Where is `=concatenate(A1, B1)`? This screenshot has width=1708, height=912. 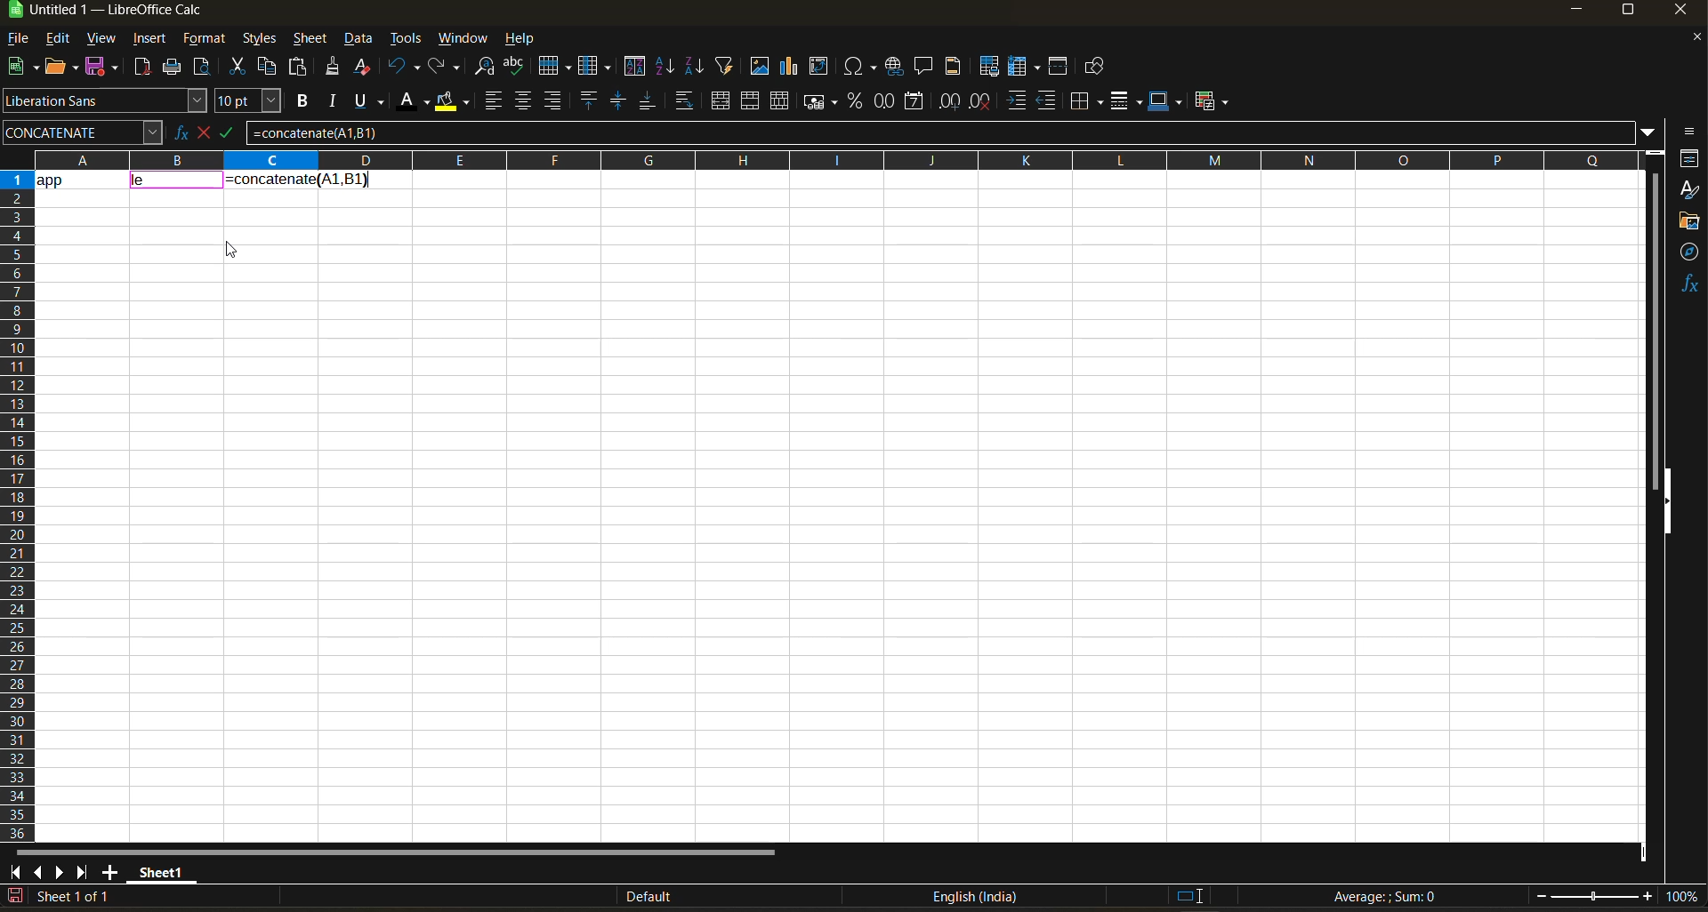
=concatenate(A1, B1) is located at coordinates (940, 136).